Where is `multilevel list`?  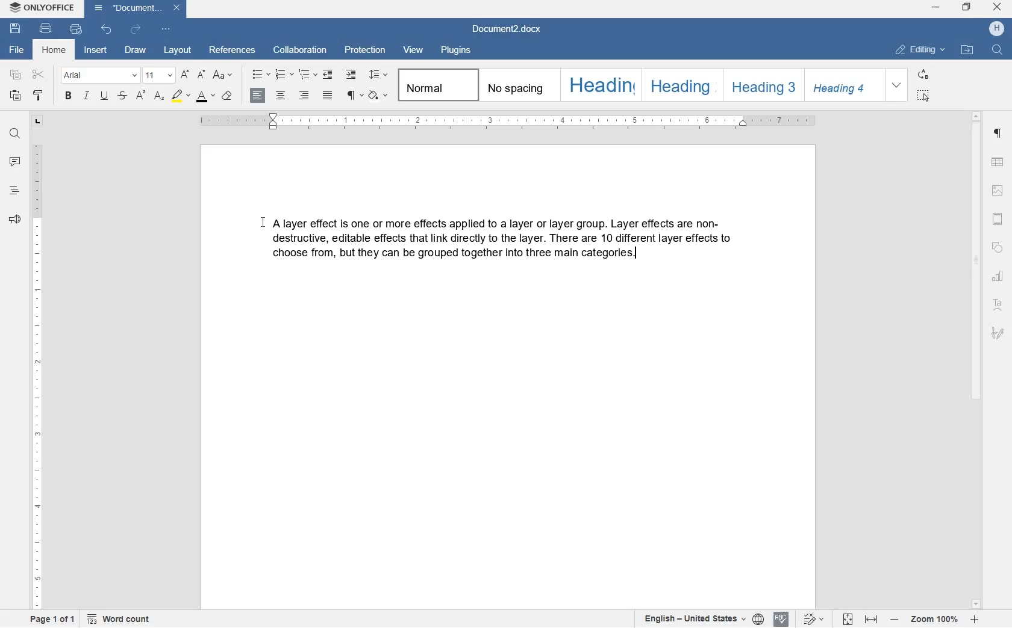 multilevel list is located at coordinates (307, 75).